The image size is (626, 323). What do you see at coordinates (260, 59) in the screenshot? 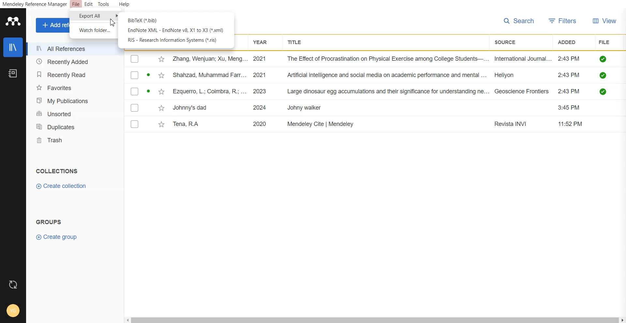
I see `2021` at bounding box center [260, 59].